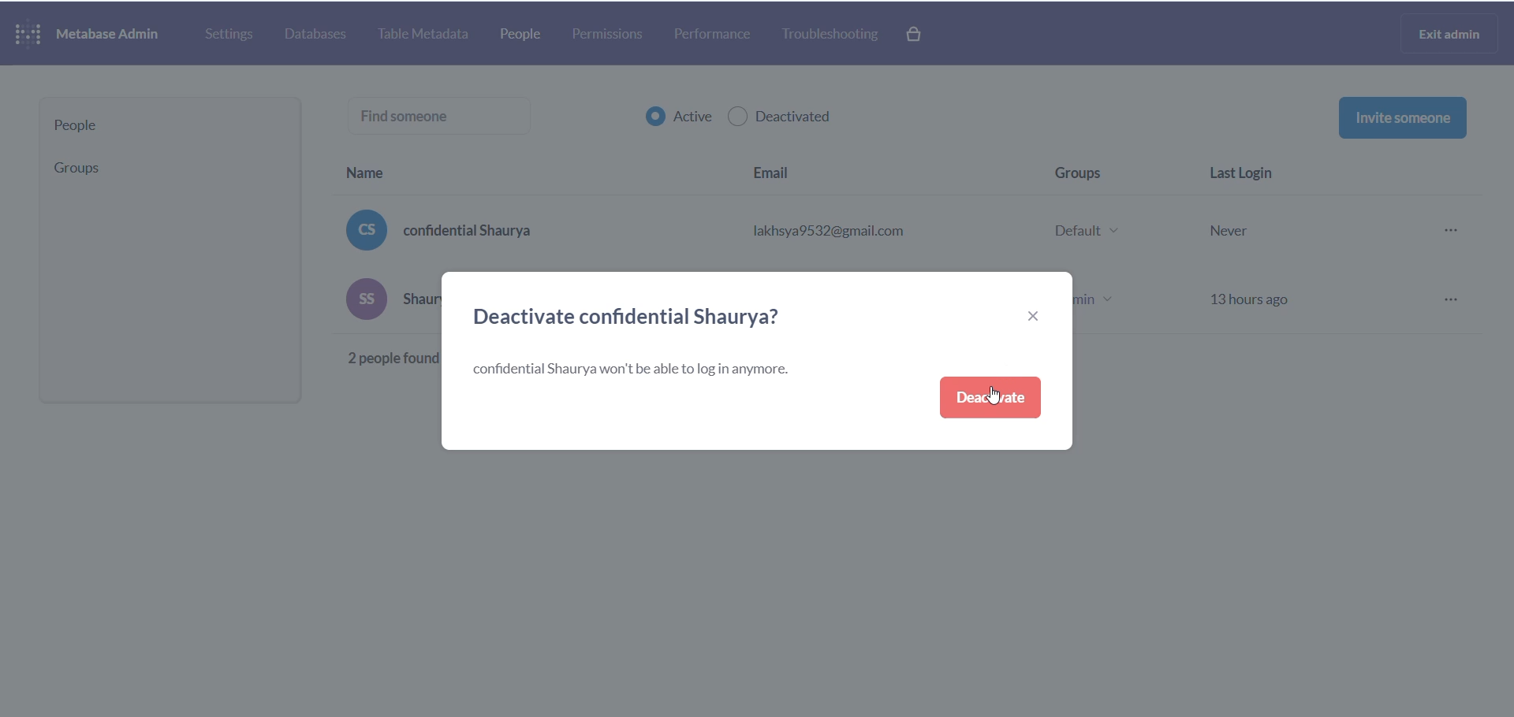 This screenshot has width=1514, height=717. What do you see at coordinates (838, 231) in the screenshot?
I see `lakhsya9532@gmail.com` at bounding box center [838, 231].